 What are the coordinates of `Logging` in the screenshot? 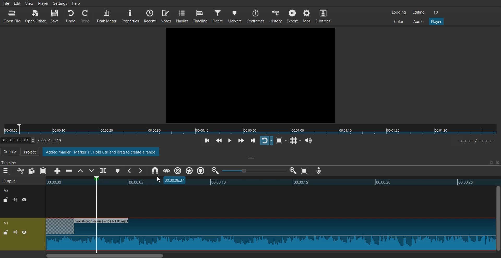 It's located at (399, 12).